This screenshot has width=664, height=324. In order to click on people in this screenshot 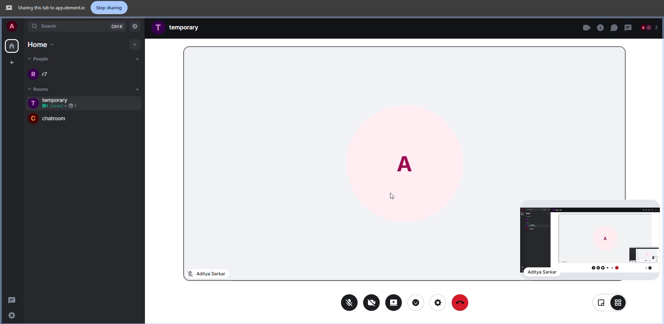, I will do `click(650, 28)`.